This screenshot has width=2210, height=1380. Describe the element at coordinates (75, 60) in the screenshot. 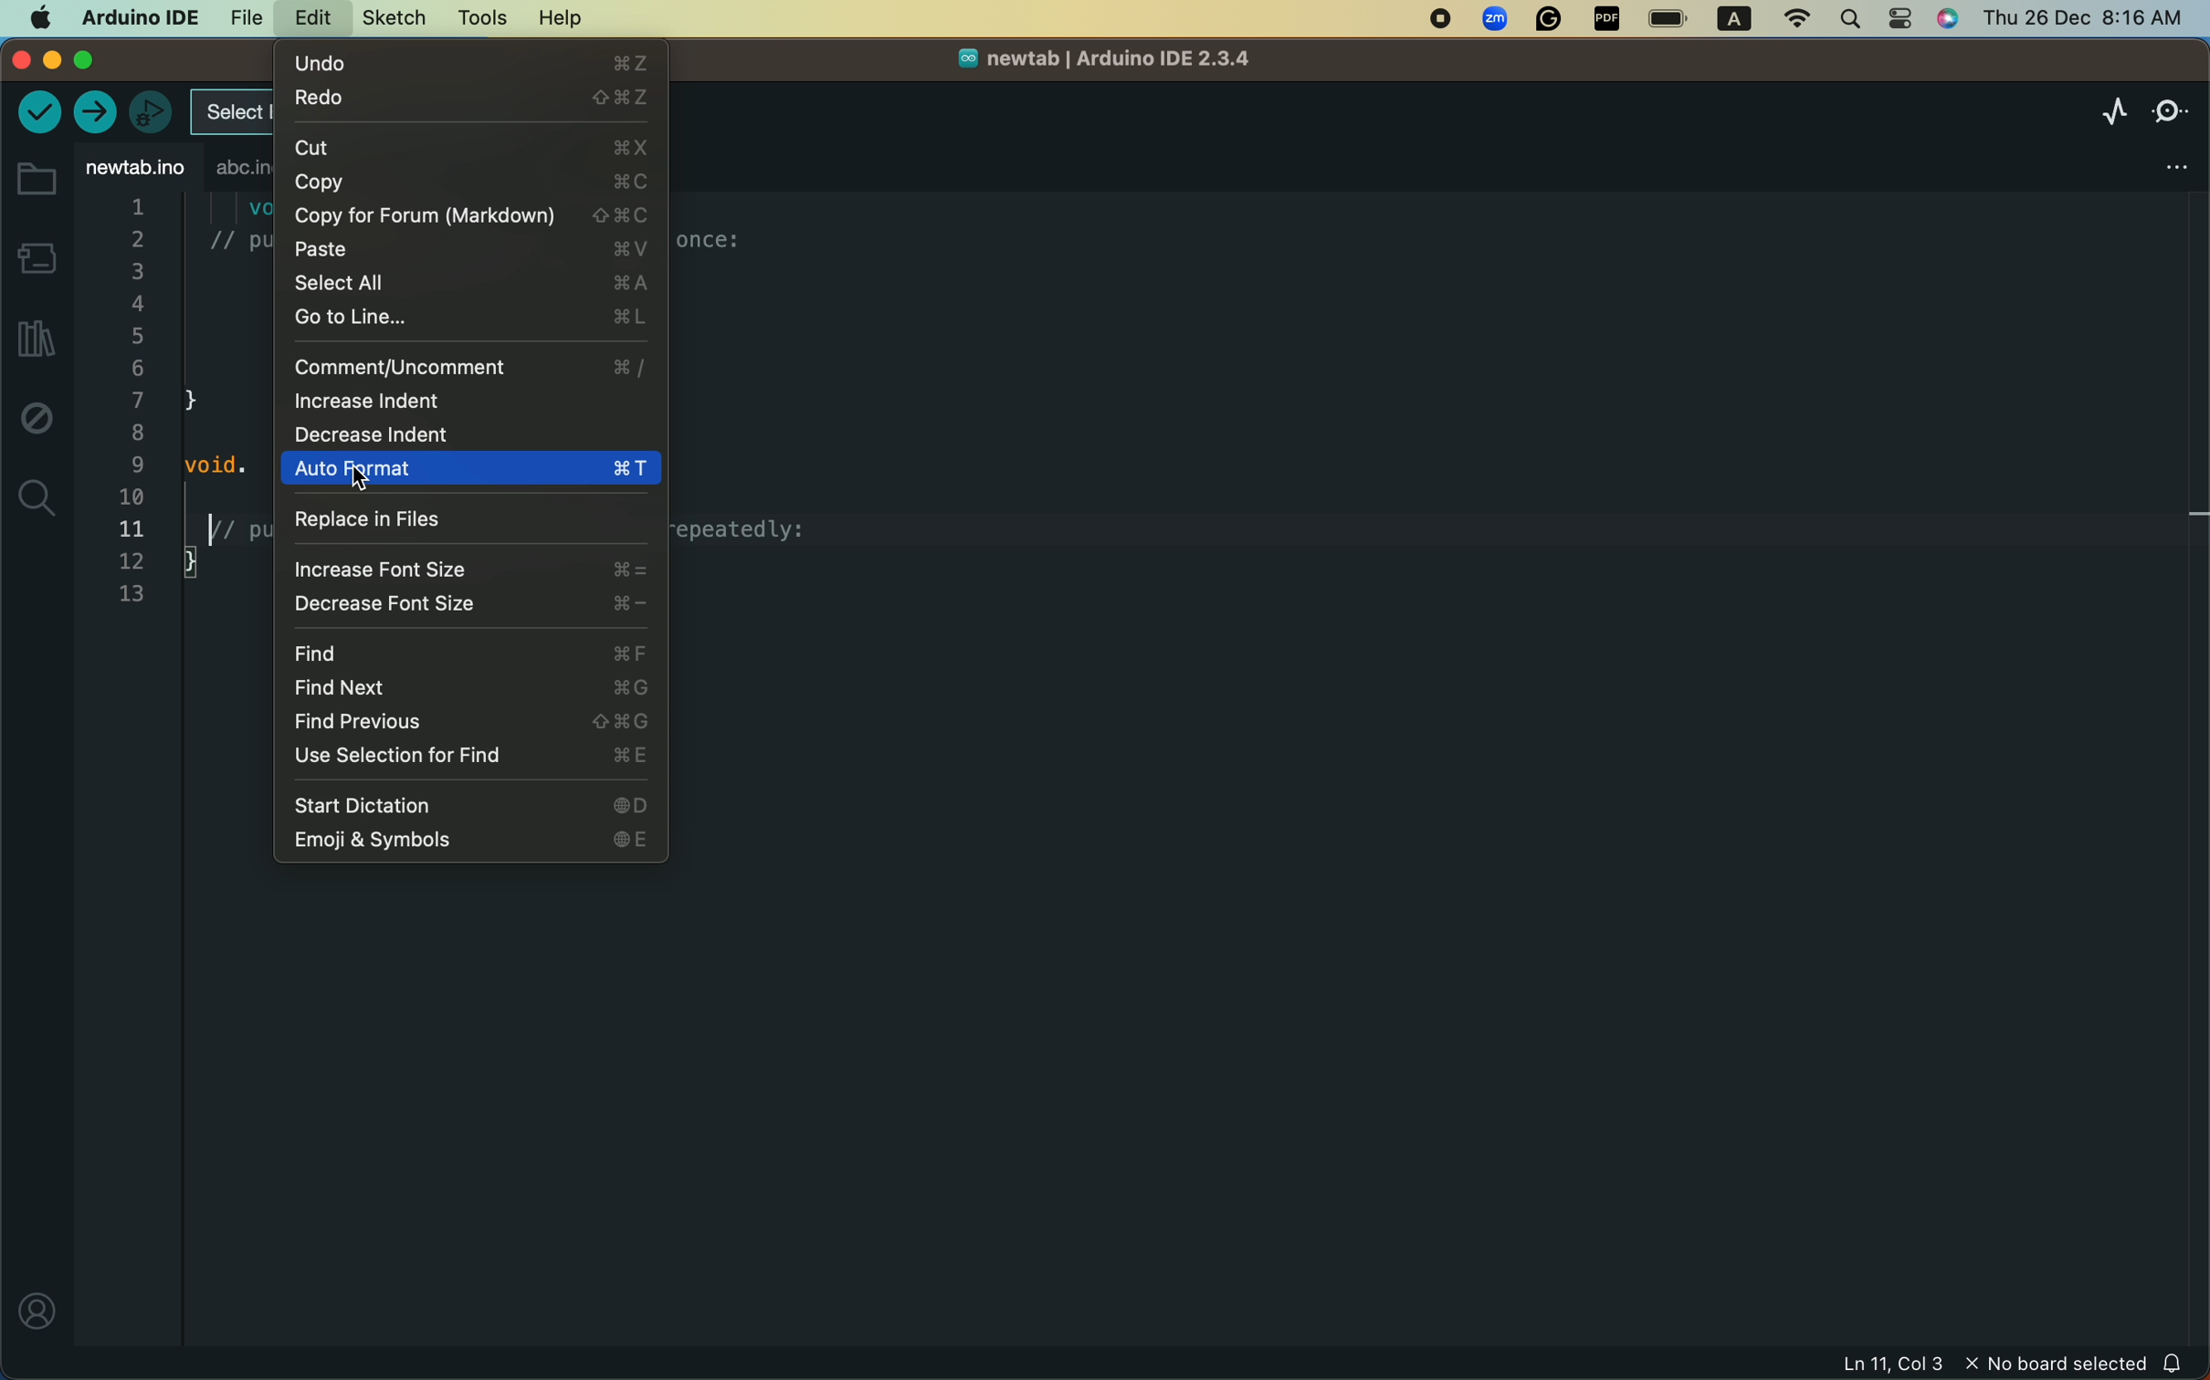

I see `window control` at that location.